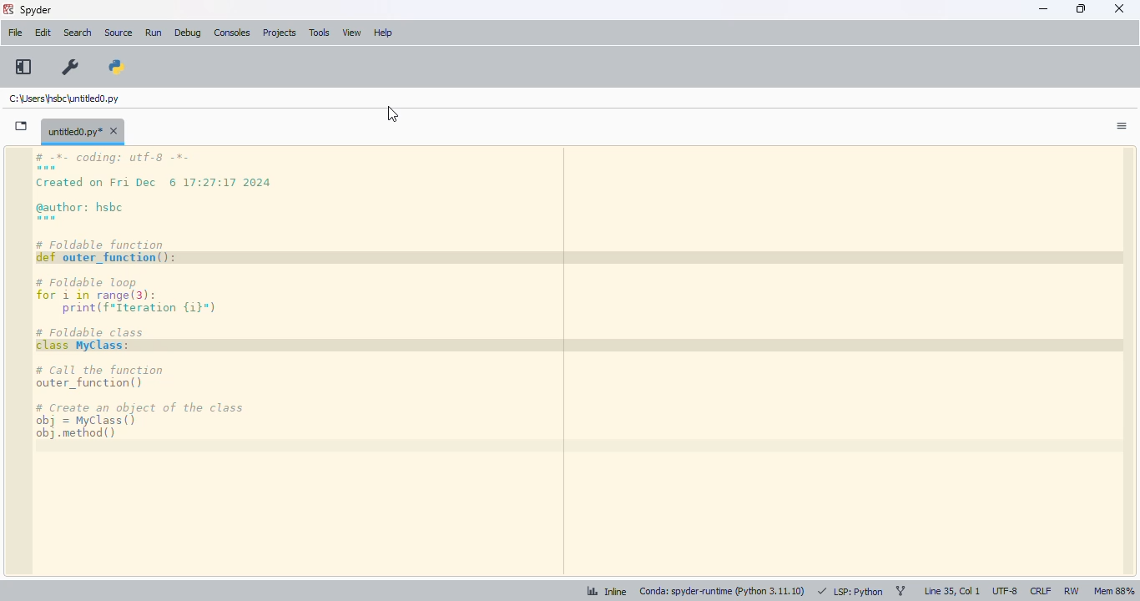 Image resolution: width=1140 pixels, height=601 pixels. What do you see at coordinates (119, 67) in the screenshot?
I see `PYTHONPATH manager` at bounding box center [119, 67].